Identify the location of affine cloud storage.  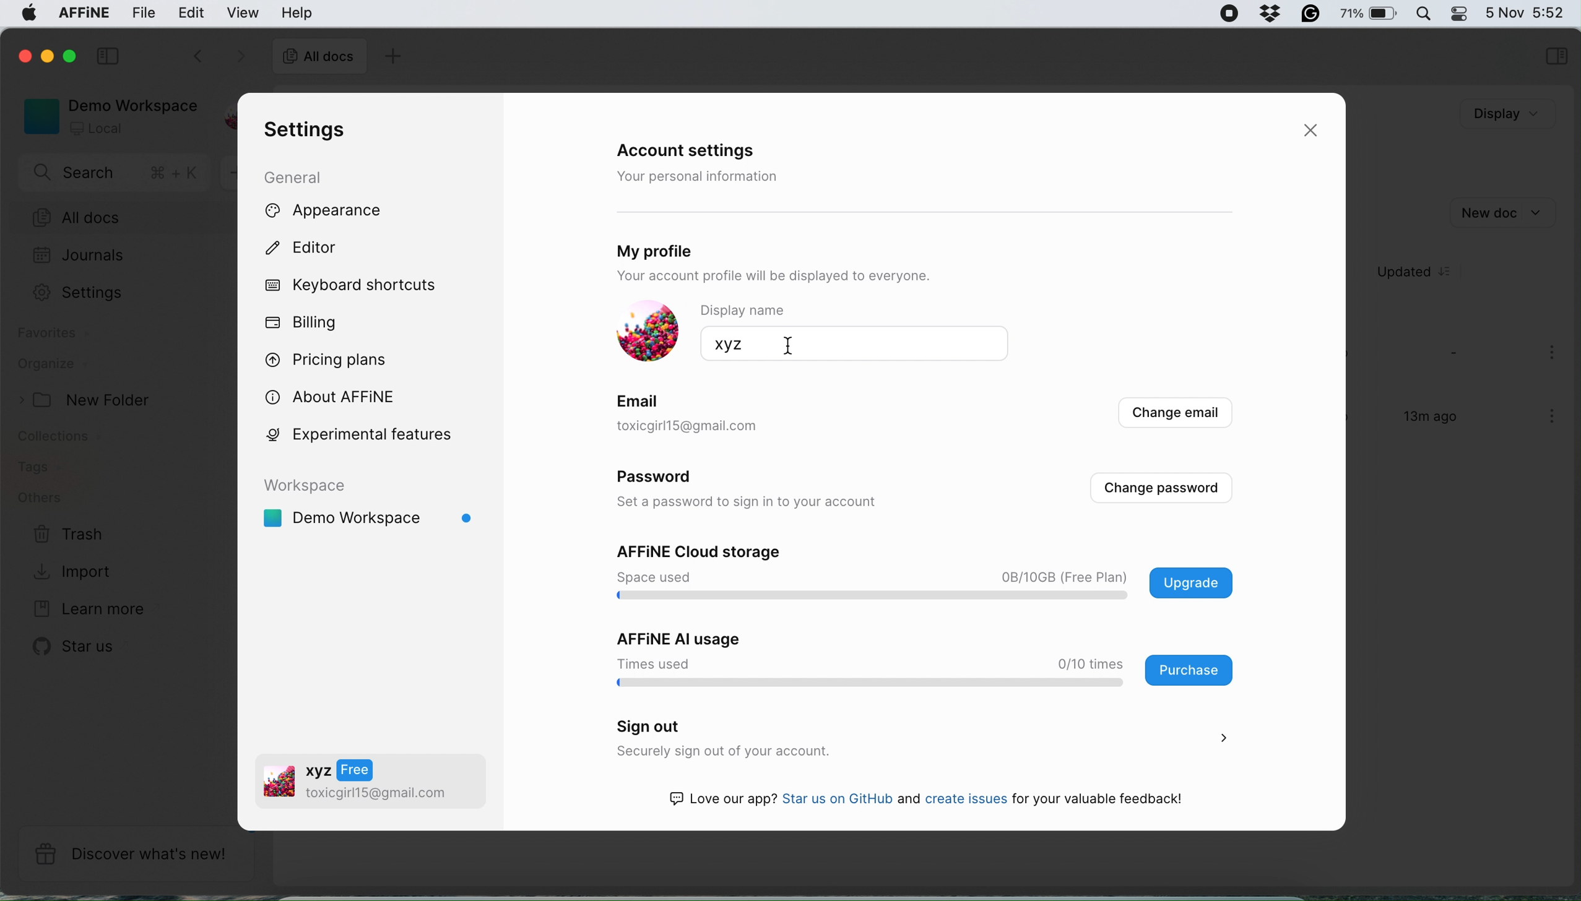
(929, 574).